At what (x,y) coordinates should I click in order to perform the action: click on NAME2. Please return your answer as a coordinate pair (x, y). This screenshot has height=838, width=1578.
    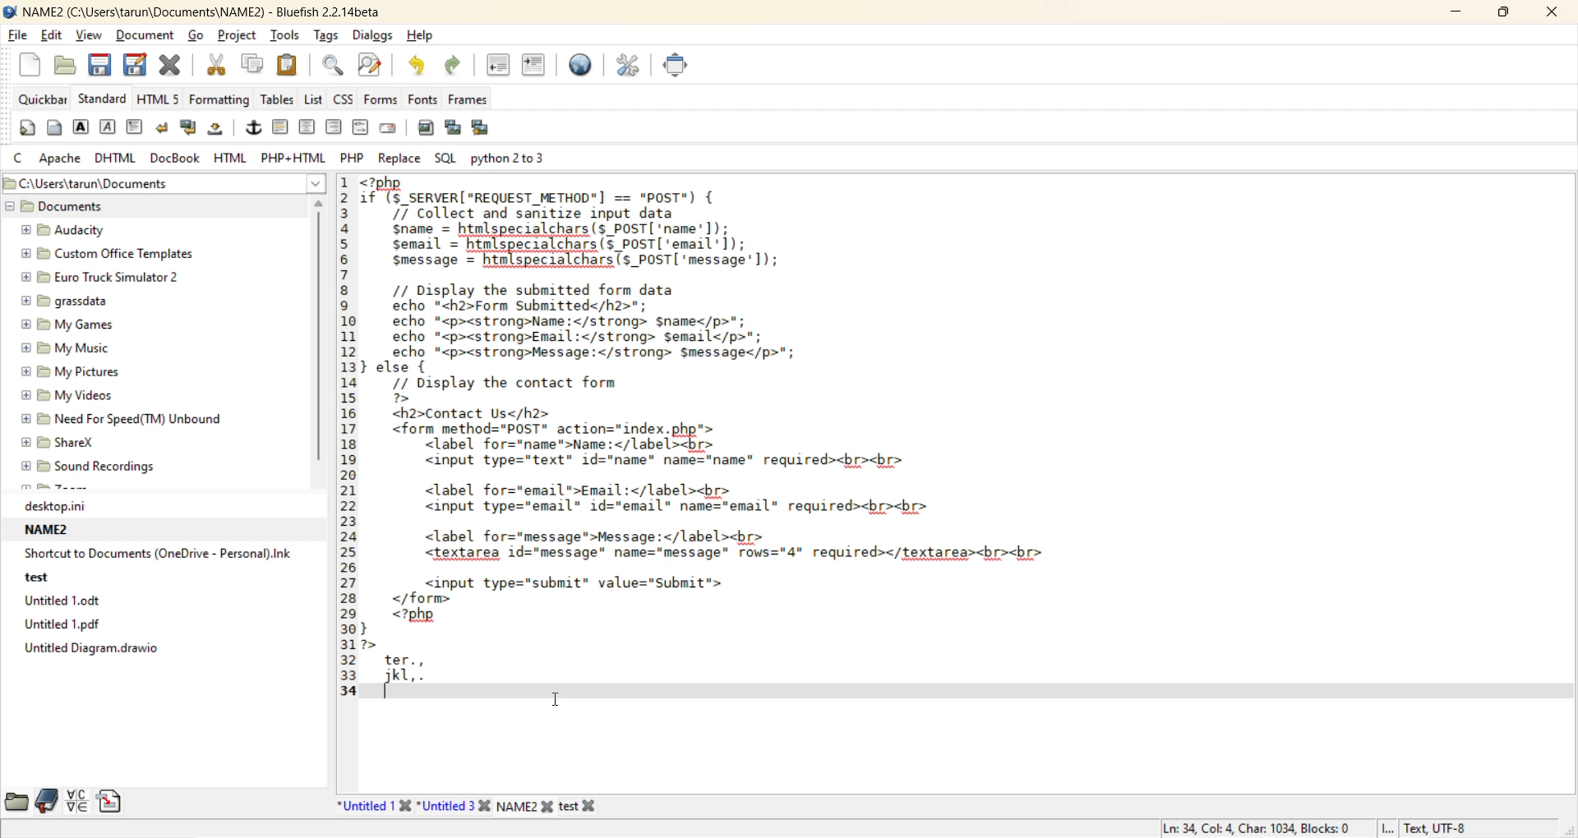
    Looking at the image, I should click on (52, 530).